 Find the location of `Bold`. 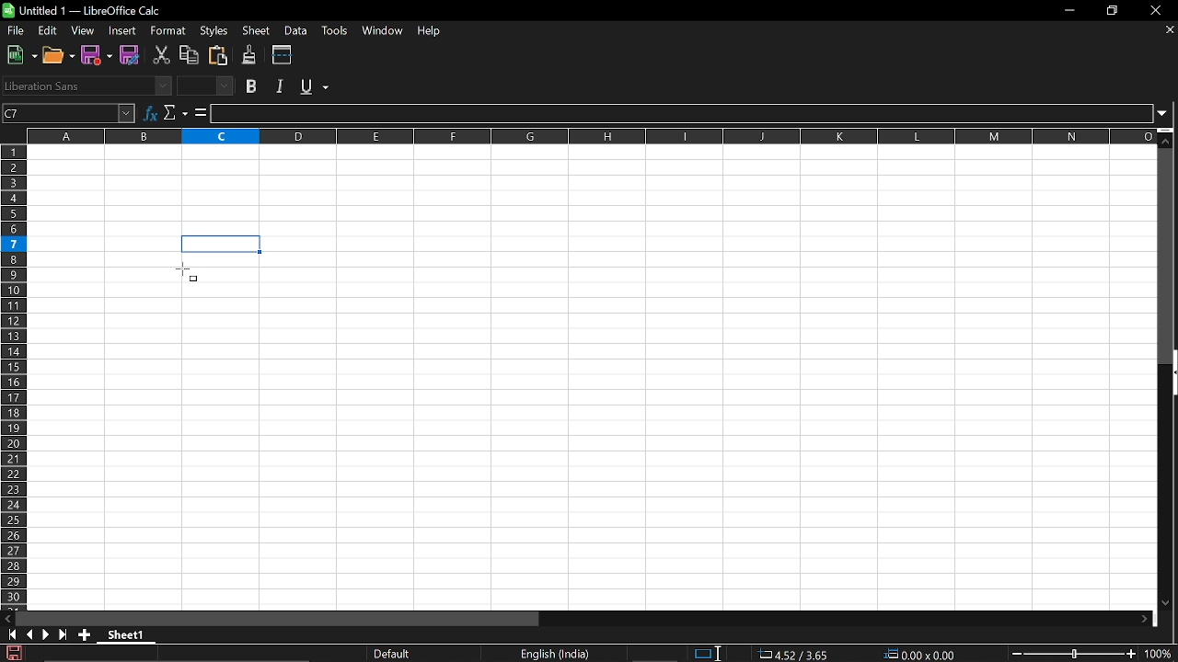

Bold is located at coordinates (252, 86).